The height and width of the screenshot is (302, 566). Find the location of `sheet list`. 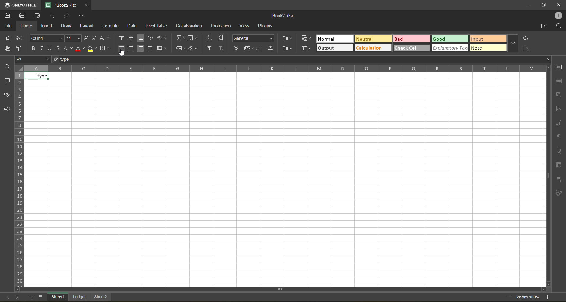

sheet list is located at coordinates (40, 298).